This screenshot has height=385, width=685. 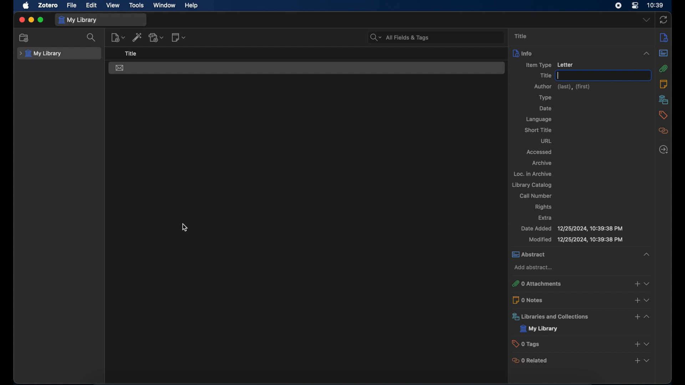 I want to click on edit, so click(x=92, y=5).